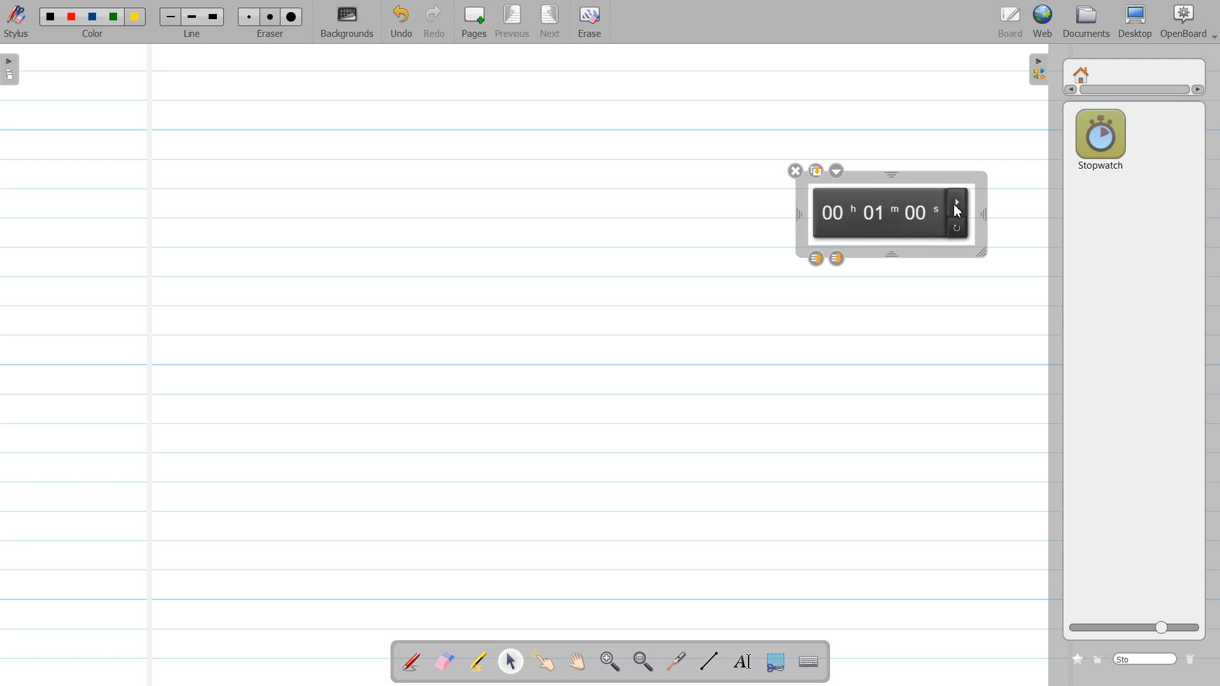 This screenshot has height=686, width=1220. What do you see at coordinates (1086, 22) in the screenshot?
I see `Document` at bounding box center [1086, 22].